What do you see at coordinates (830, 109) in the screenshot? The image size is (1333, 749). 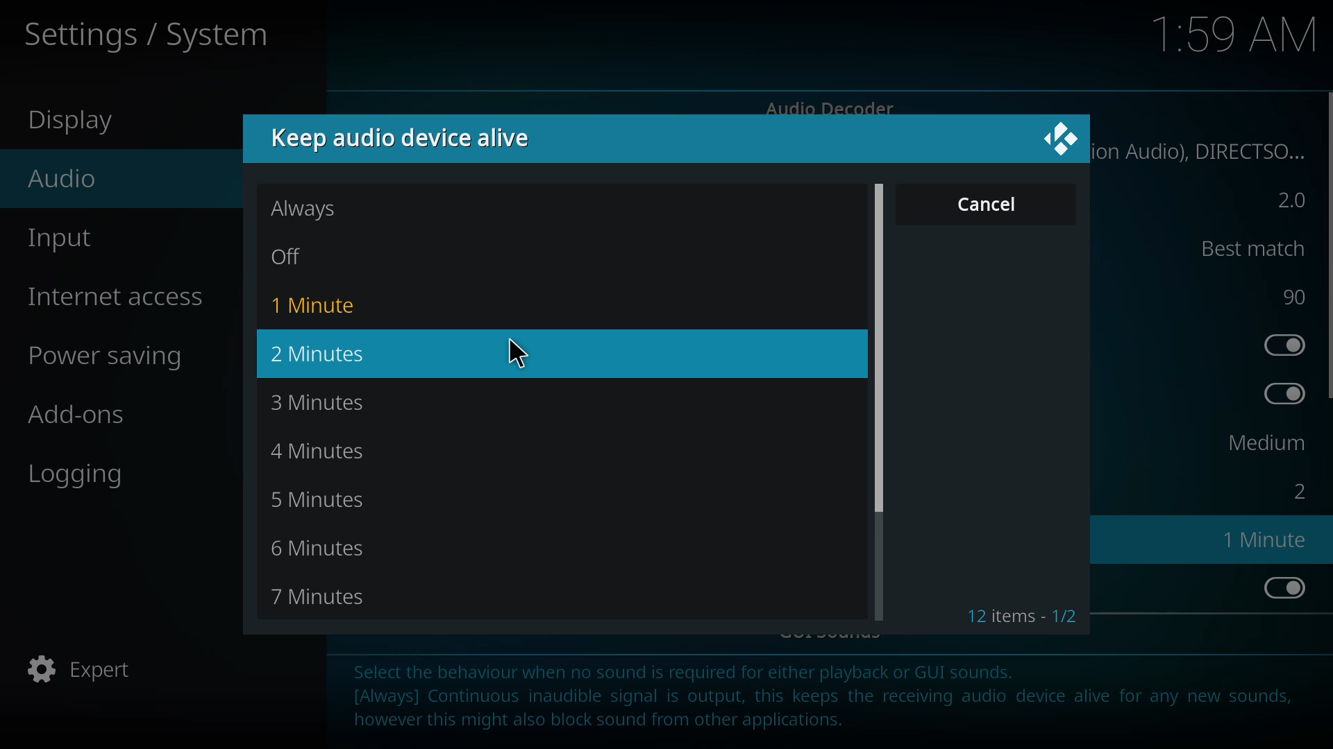 I see `audio decoder` at bounding box center [830, 109].